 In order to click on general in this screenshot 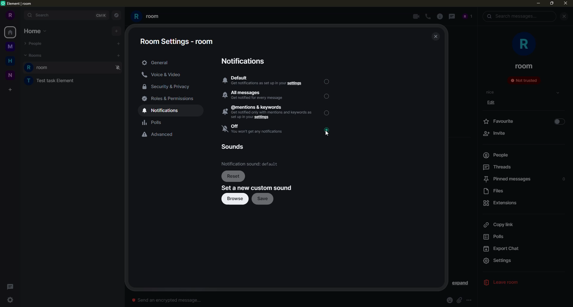, I will do `click(158, 62)`.